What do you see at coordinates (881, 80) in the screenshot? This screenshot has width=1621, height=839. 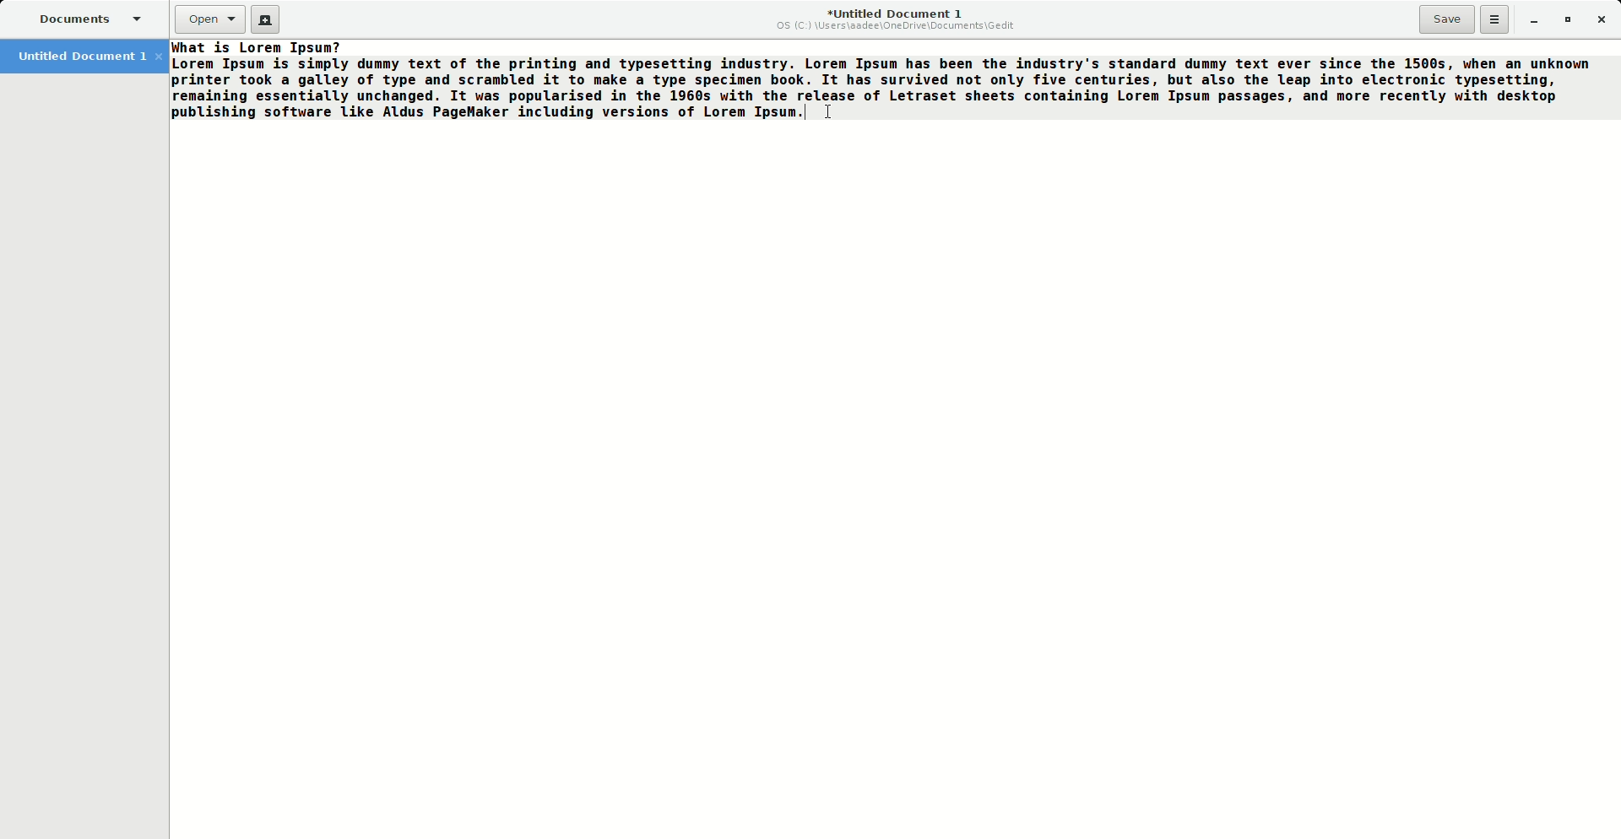 I see `Filler text` at bounding box center [881, 80].